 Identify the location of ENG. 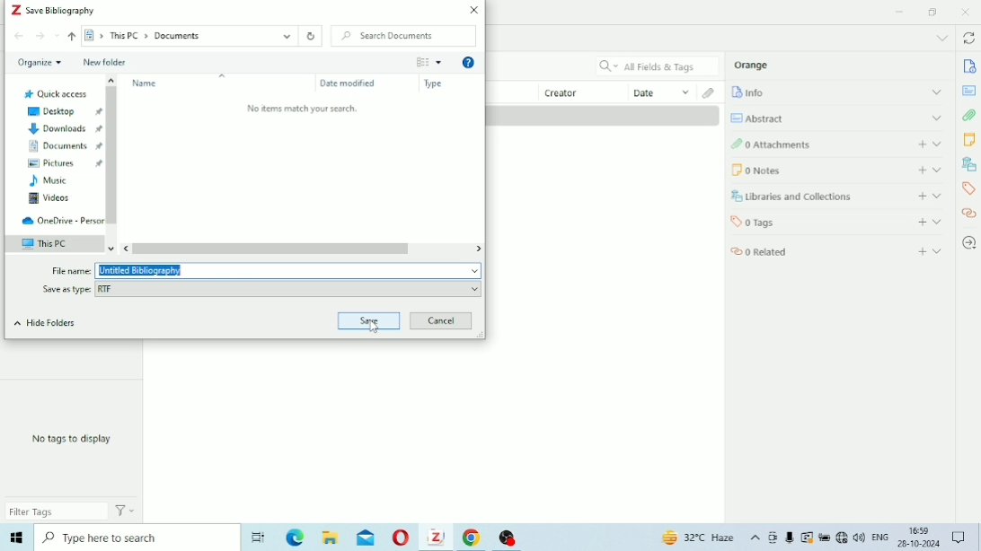
(880, 536).